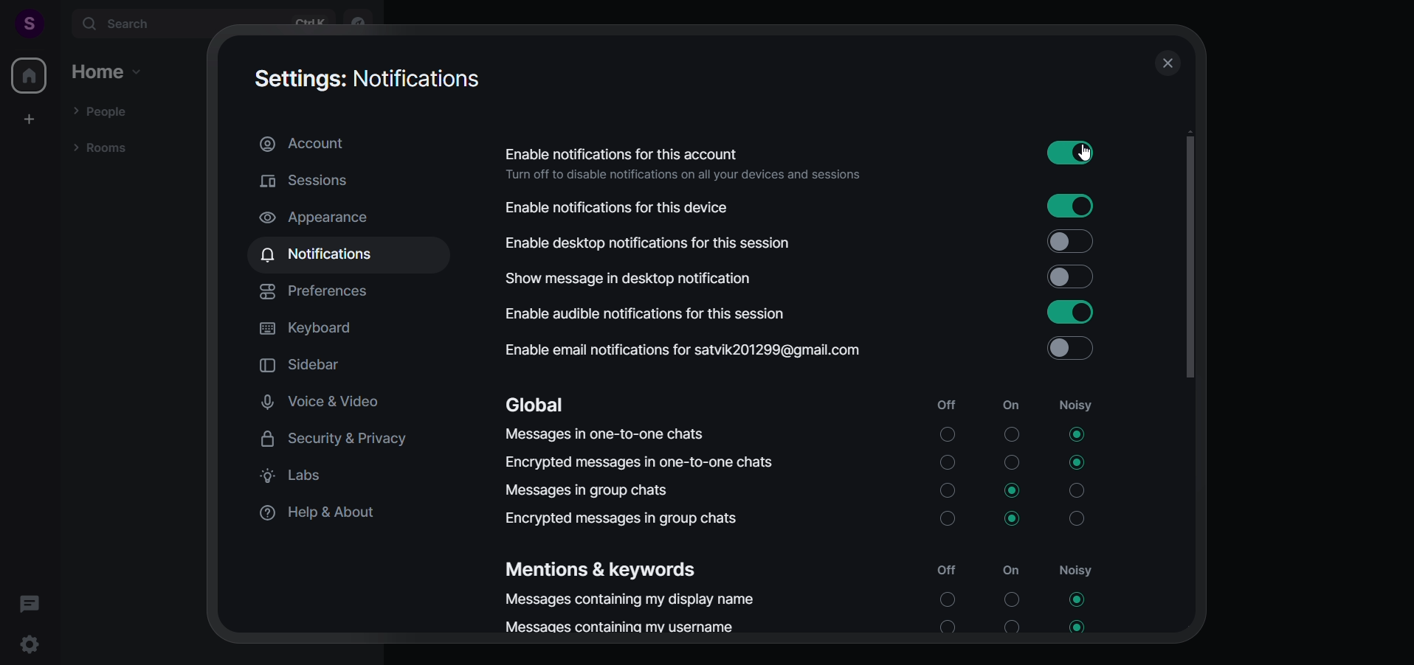 This screenshot has width=1414, height=665. What do you see at coordinates (805, 462) in the screenshot?
I see `encrypted message in one to one chat` at bounding box center [805, 462].